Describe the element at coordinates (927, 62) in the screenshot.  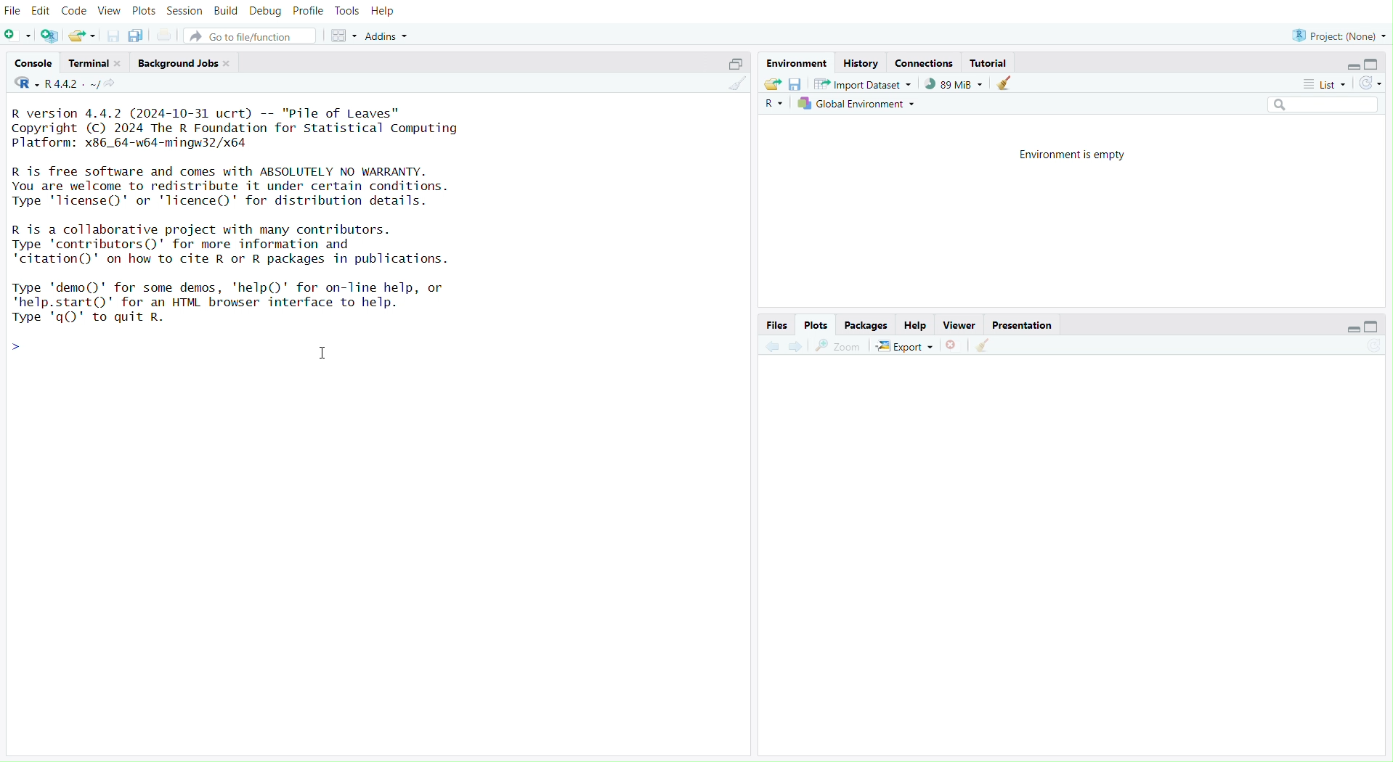
I see `Connections` at that location.